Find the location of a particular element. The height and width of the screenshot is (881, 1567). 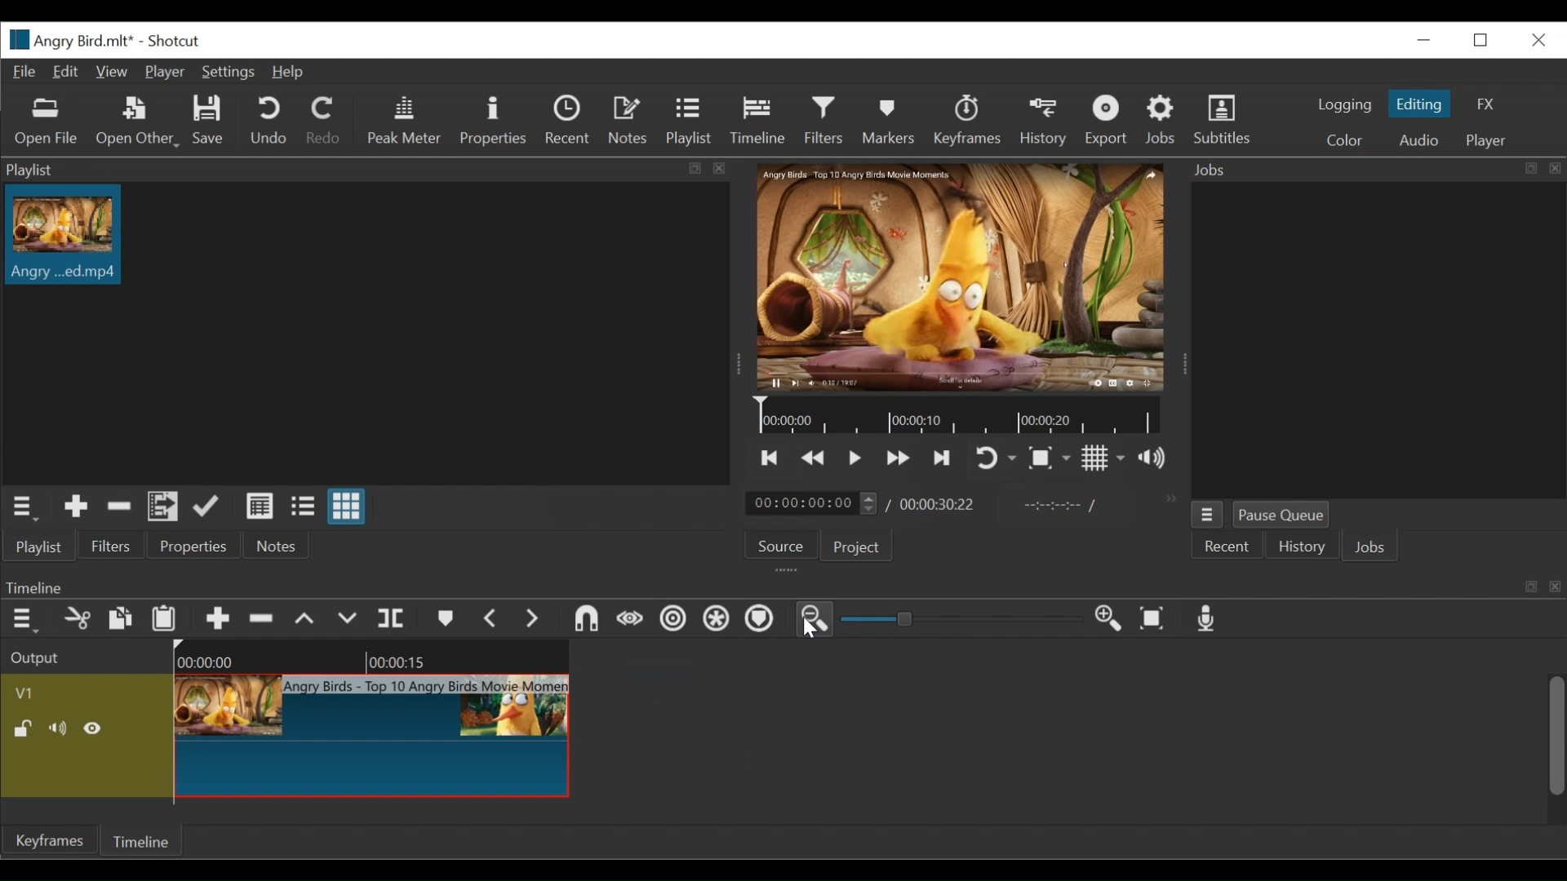

record audio is located at coordinates (1211, 619).